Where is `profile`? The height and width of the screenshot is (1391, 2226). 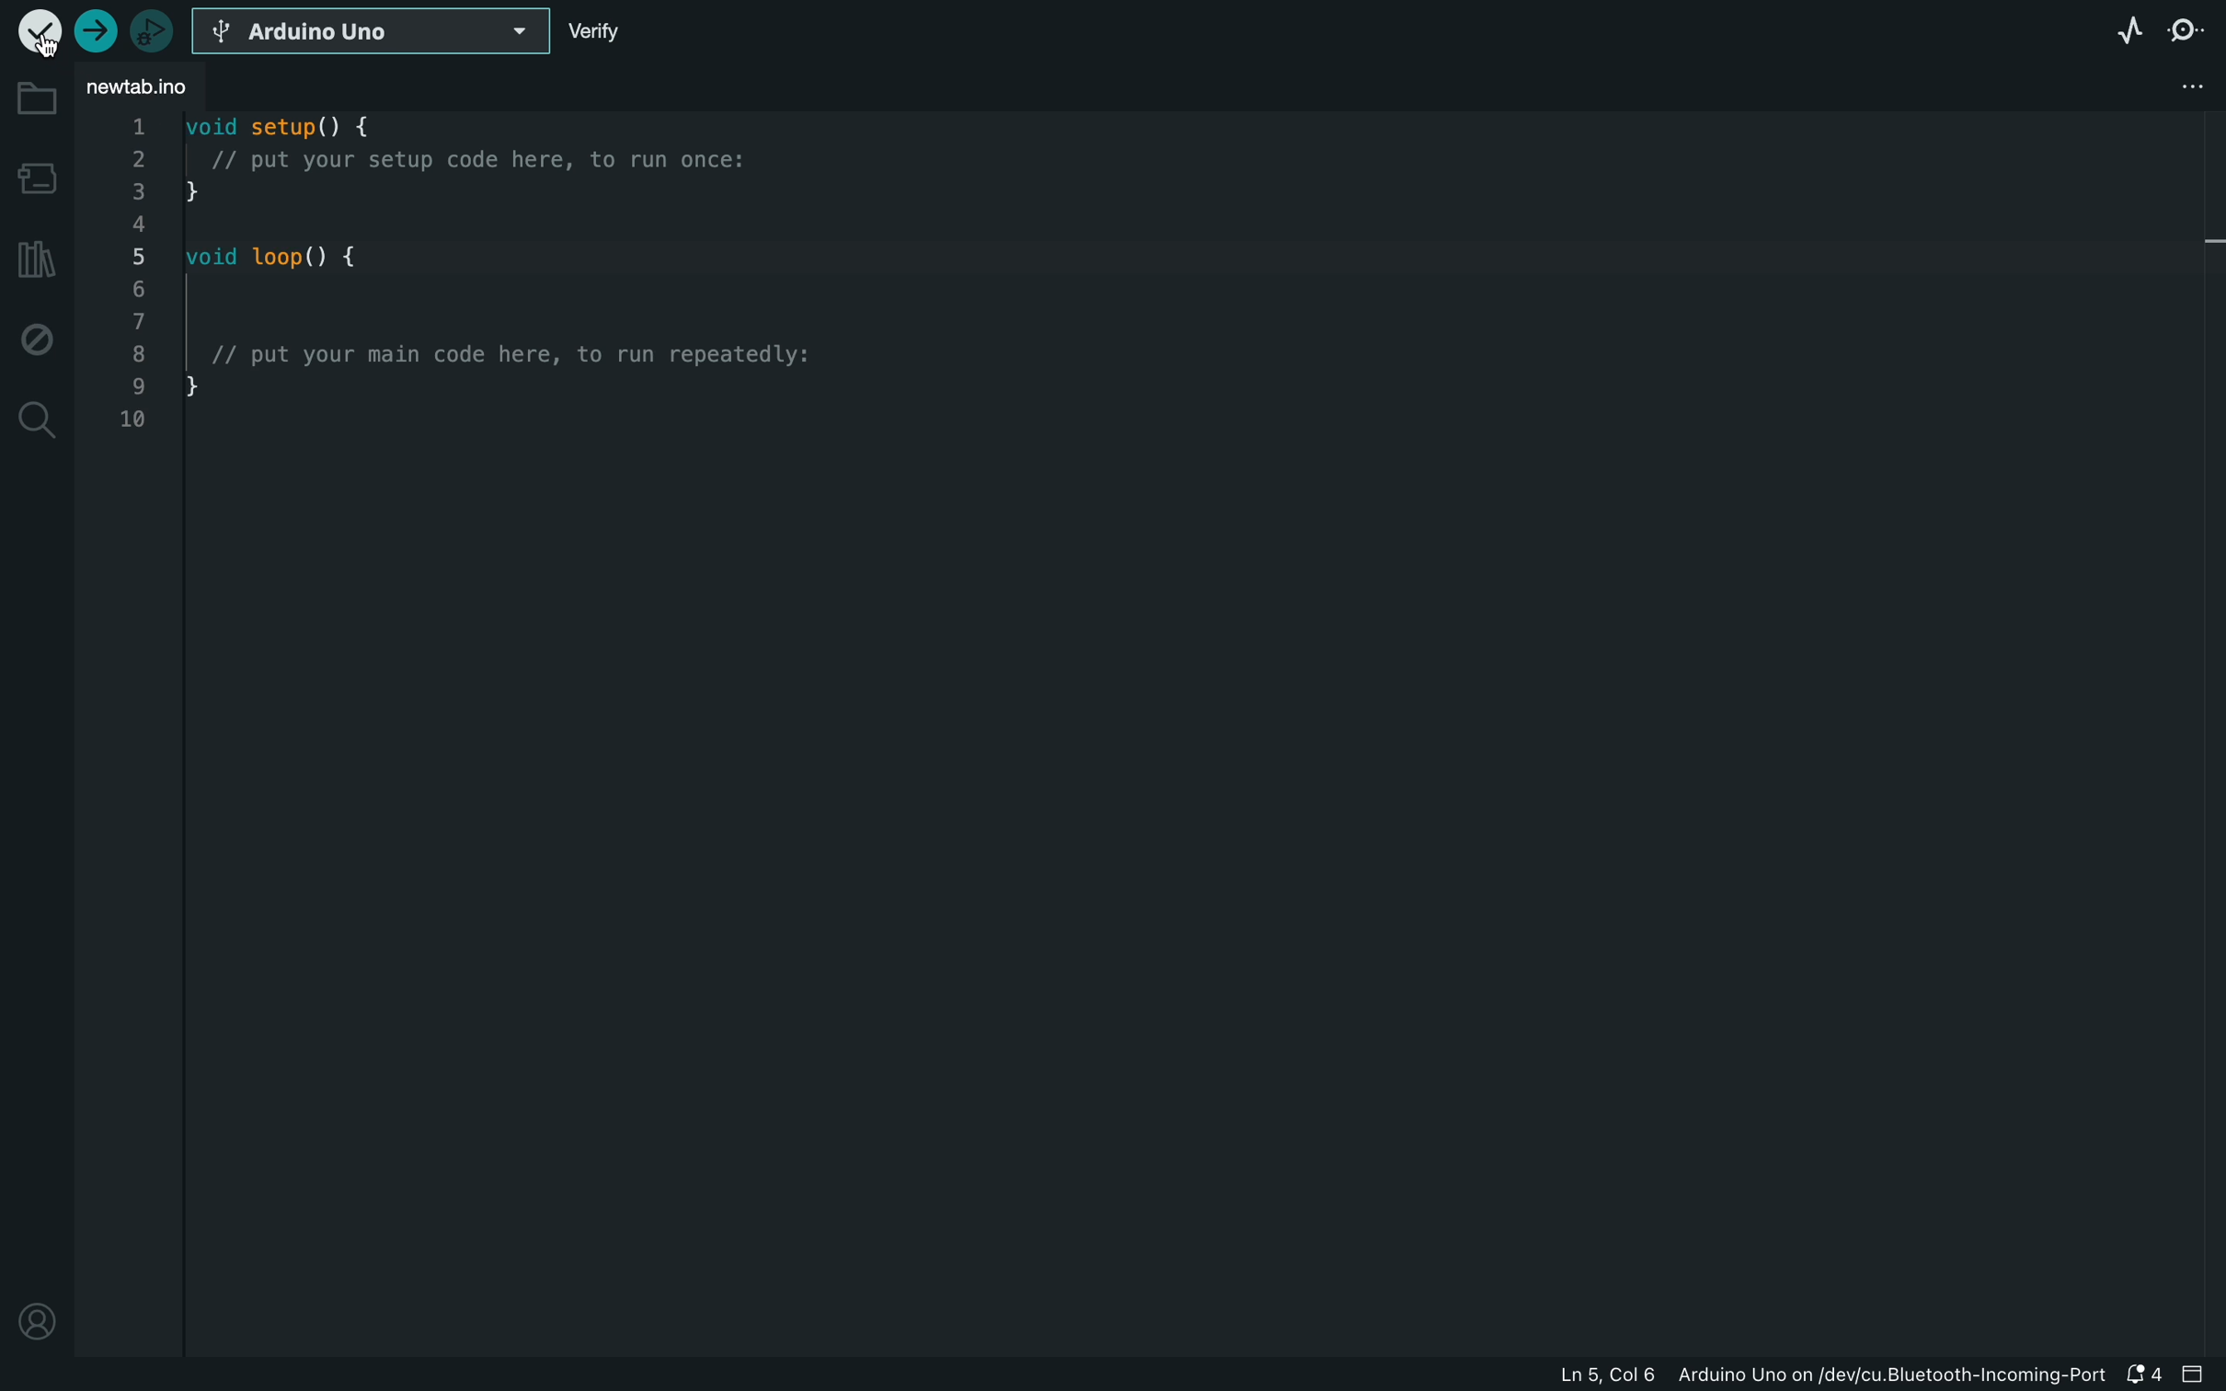
profile is located at coordinates (35, 1318).